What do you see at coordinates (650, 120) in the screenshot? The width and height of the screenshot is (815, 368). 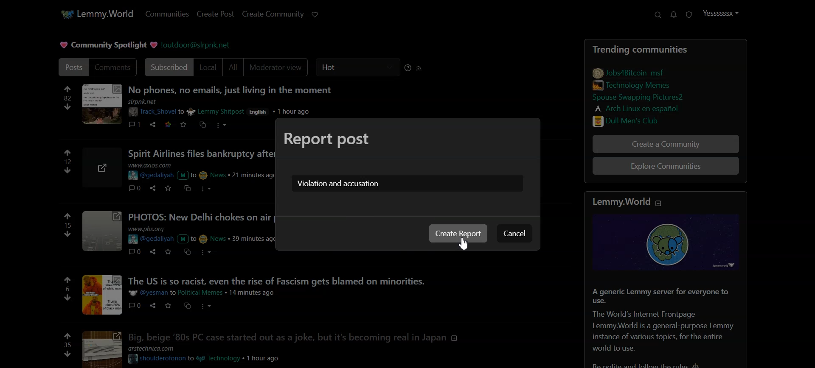 I see `link` at bounding box center [650, 120].